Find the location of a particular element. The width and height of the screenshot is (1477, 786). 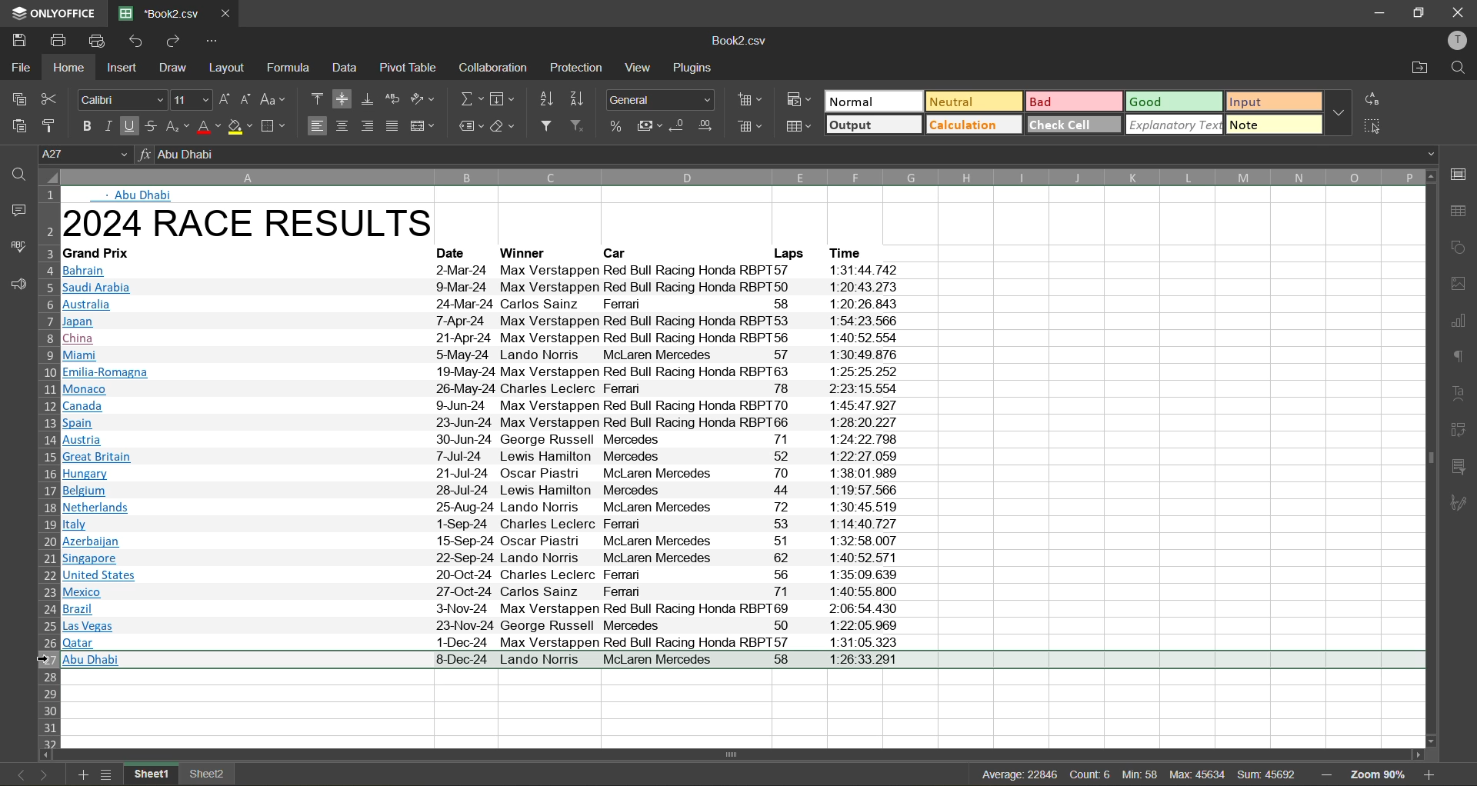

cell address is located at coordinates (86, 152).